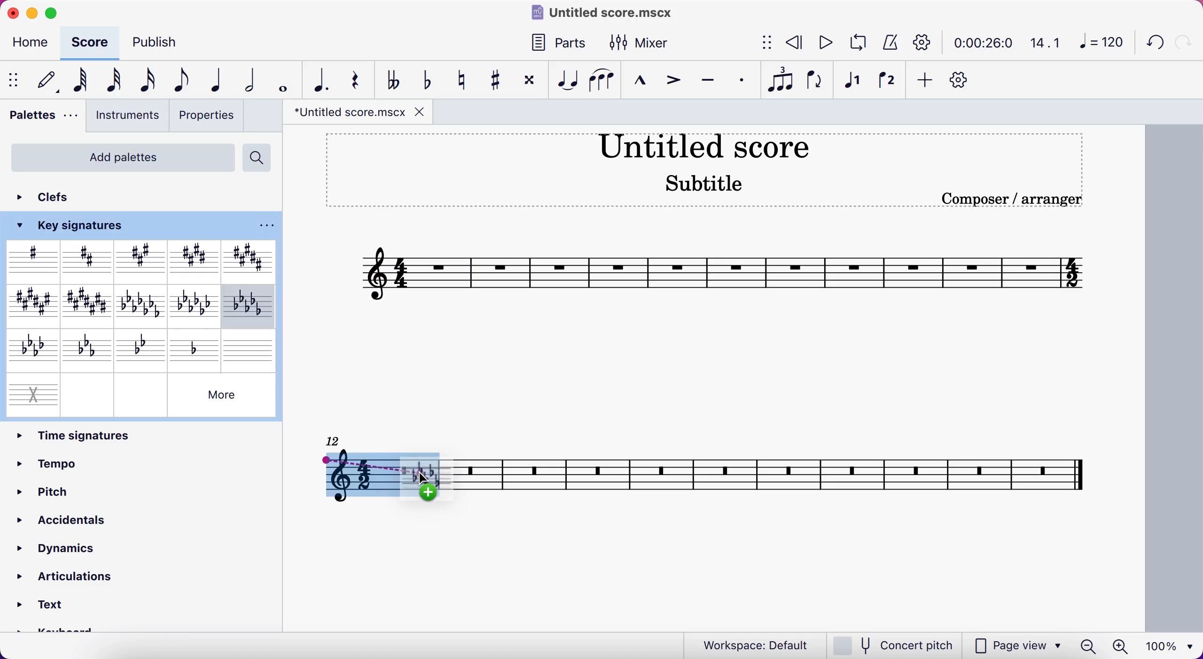 The width and height of the screenshot is (1203, 659). I want to click on dynamics, so click(74, 545).